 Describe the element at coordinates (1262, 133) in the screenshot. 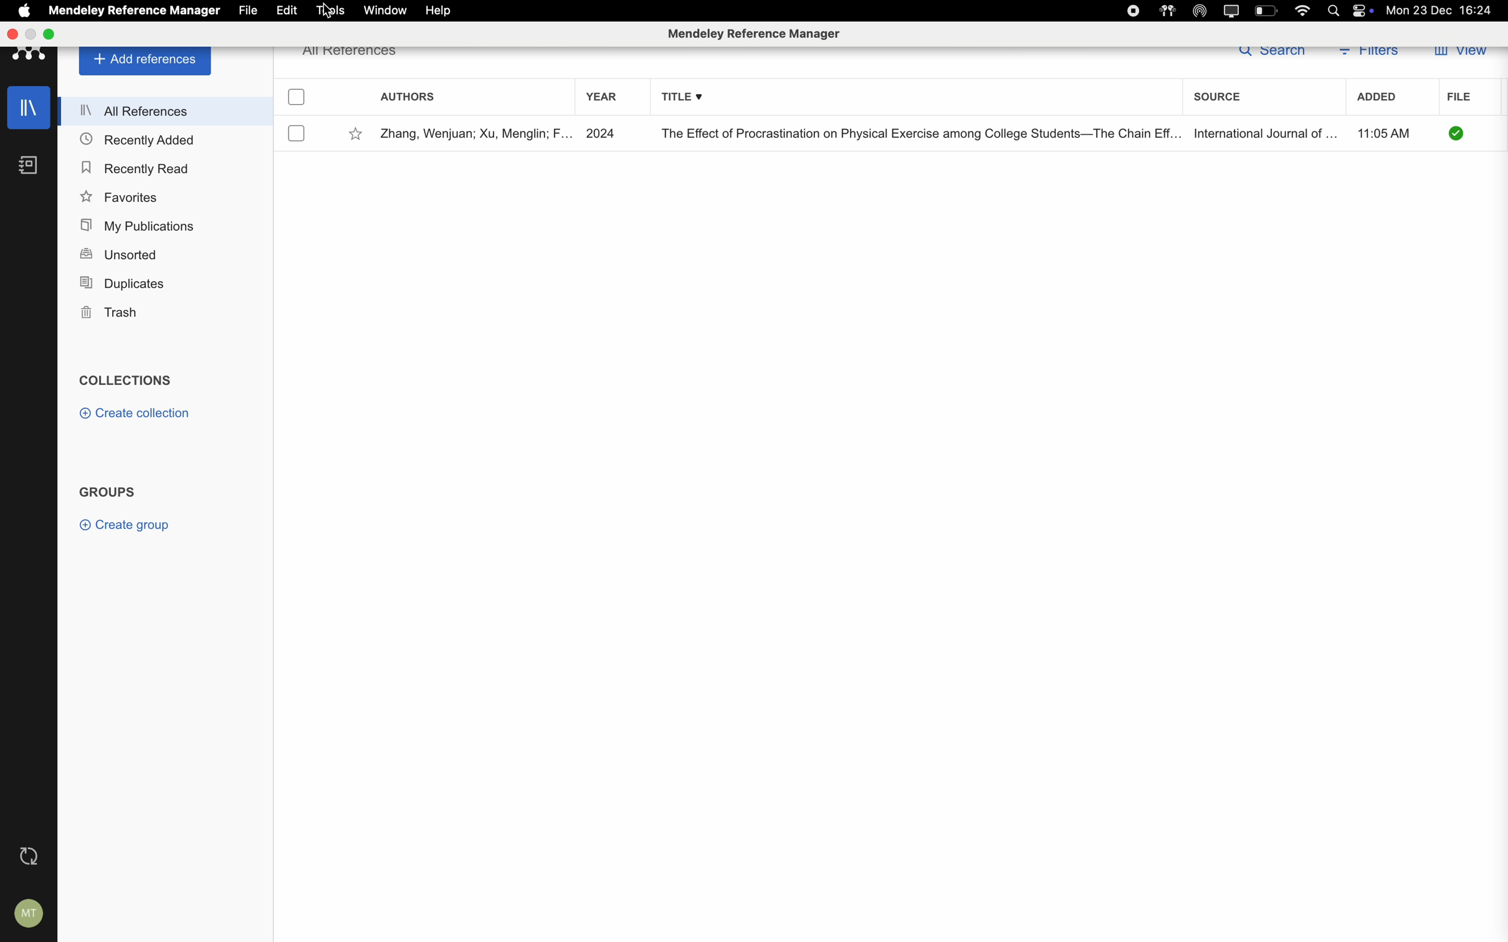

I see `source` at that location.